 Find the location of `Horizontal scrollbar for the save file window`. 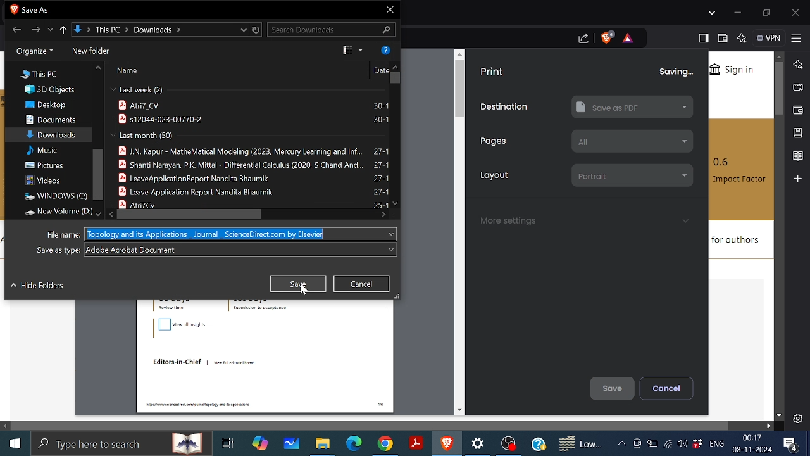

Horizontal scrollbar for the save file window is located at coordinates (187, 215).